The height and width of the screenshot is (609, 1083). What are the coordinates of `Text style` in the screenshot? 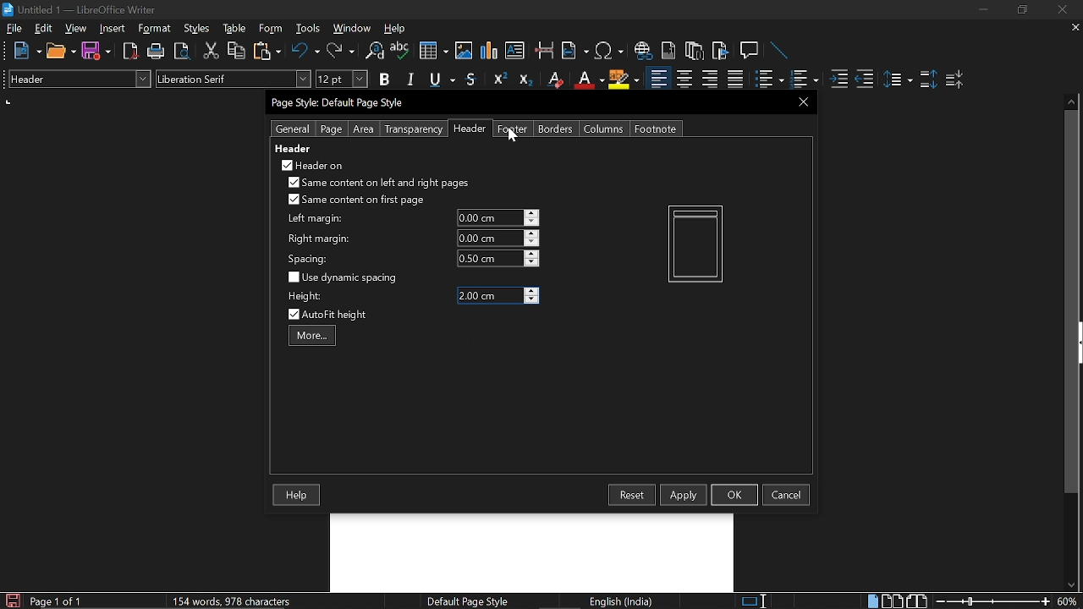 It's located at (234, 79).